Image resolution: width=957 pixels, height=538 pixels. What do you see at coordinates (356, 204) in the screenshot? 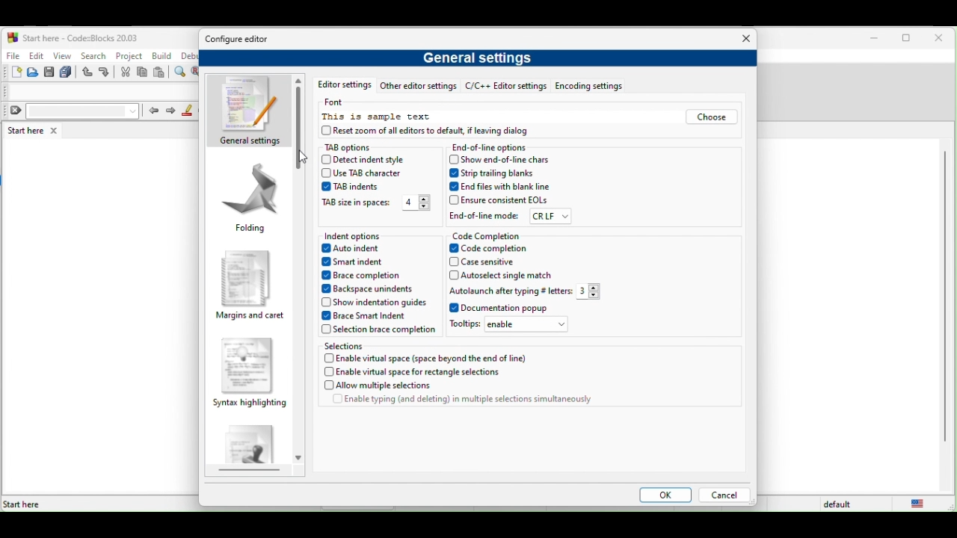
I see `tab size` at bounding box center [356, 204].